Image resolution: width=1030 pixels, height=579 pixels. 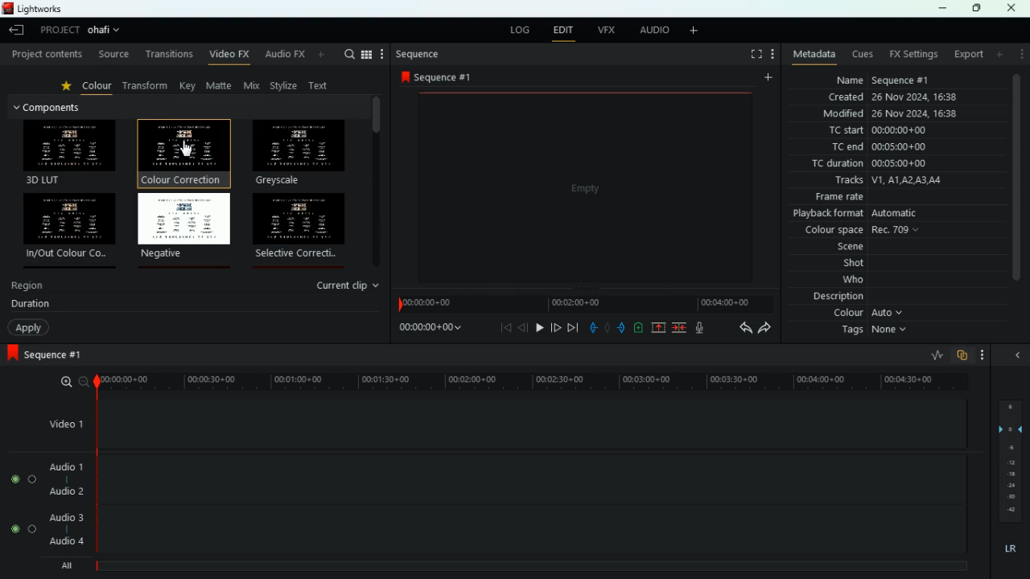 I want to click on favorite, so click(x=69, y=88).